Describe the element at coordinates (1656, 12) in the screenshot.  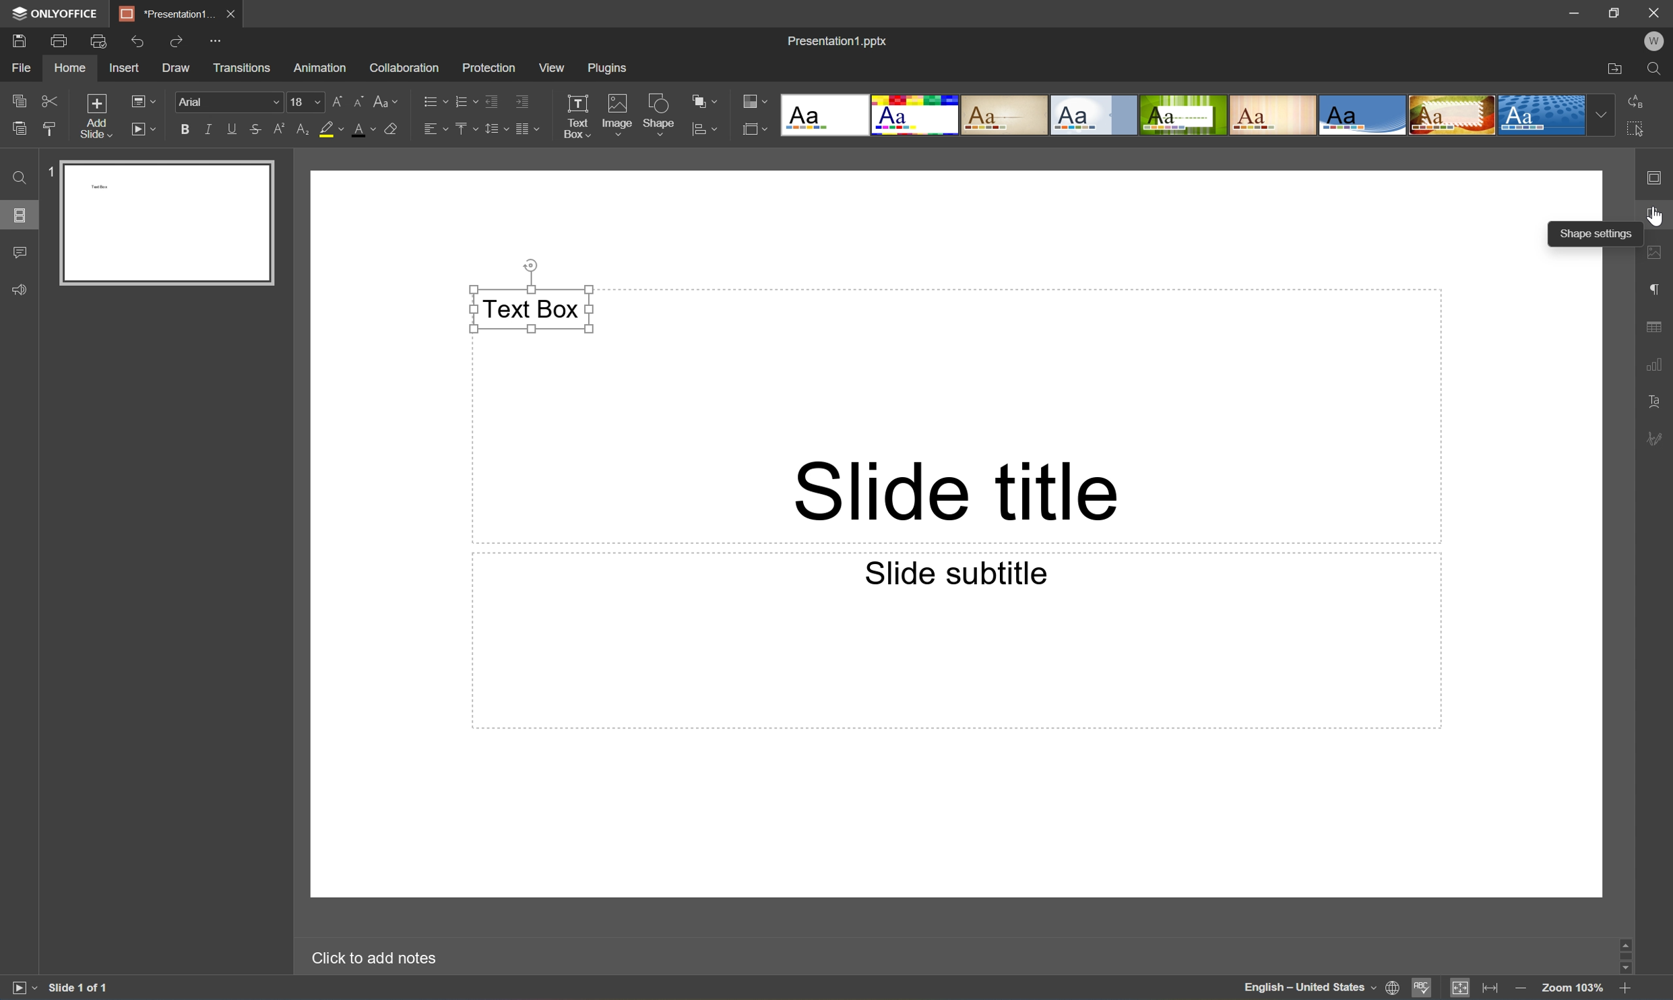
I see `Close` at that location.